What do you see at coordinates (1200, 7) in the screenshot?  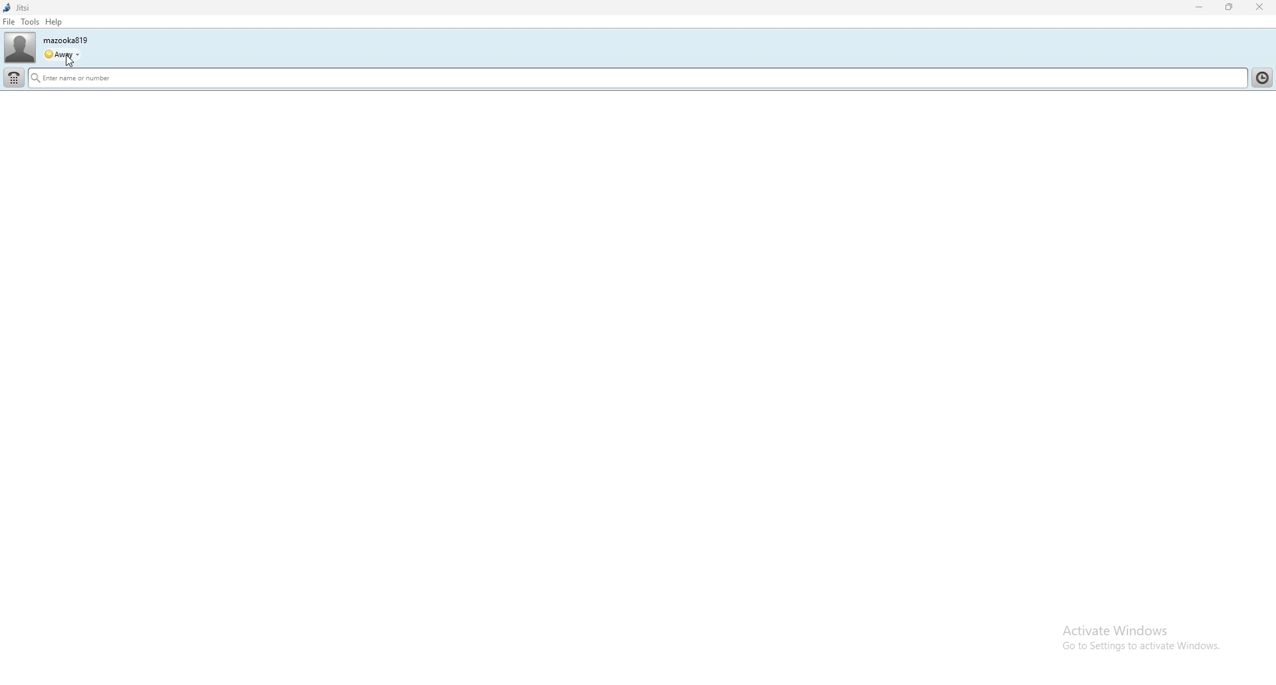 I see `minimize` at bounding box center [1200, 7].